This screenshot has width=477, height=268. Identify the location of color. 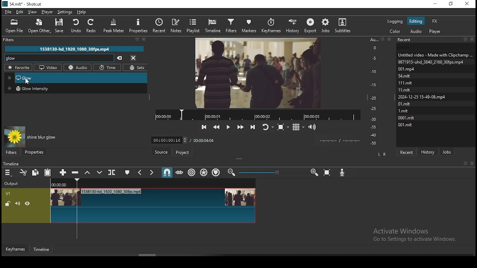
(395, 31).